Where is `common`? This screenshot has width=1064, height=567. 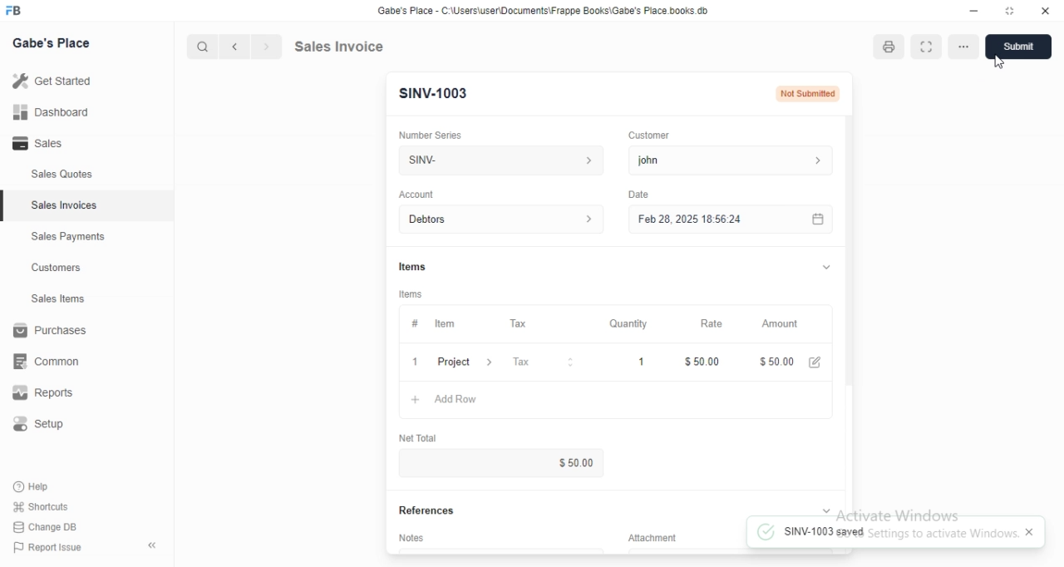 common is located at coordinates (52, 361).